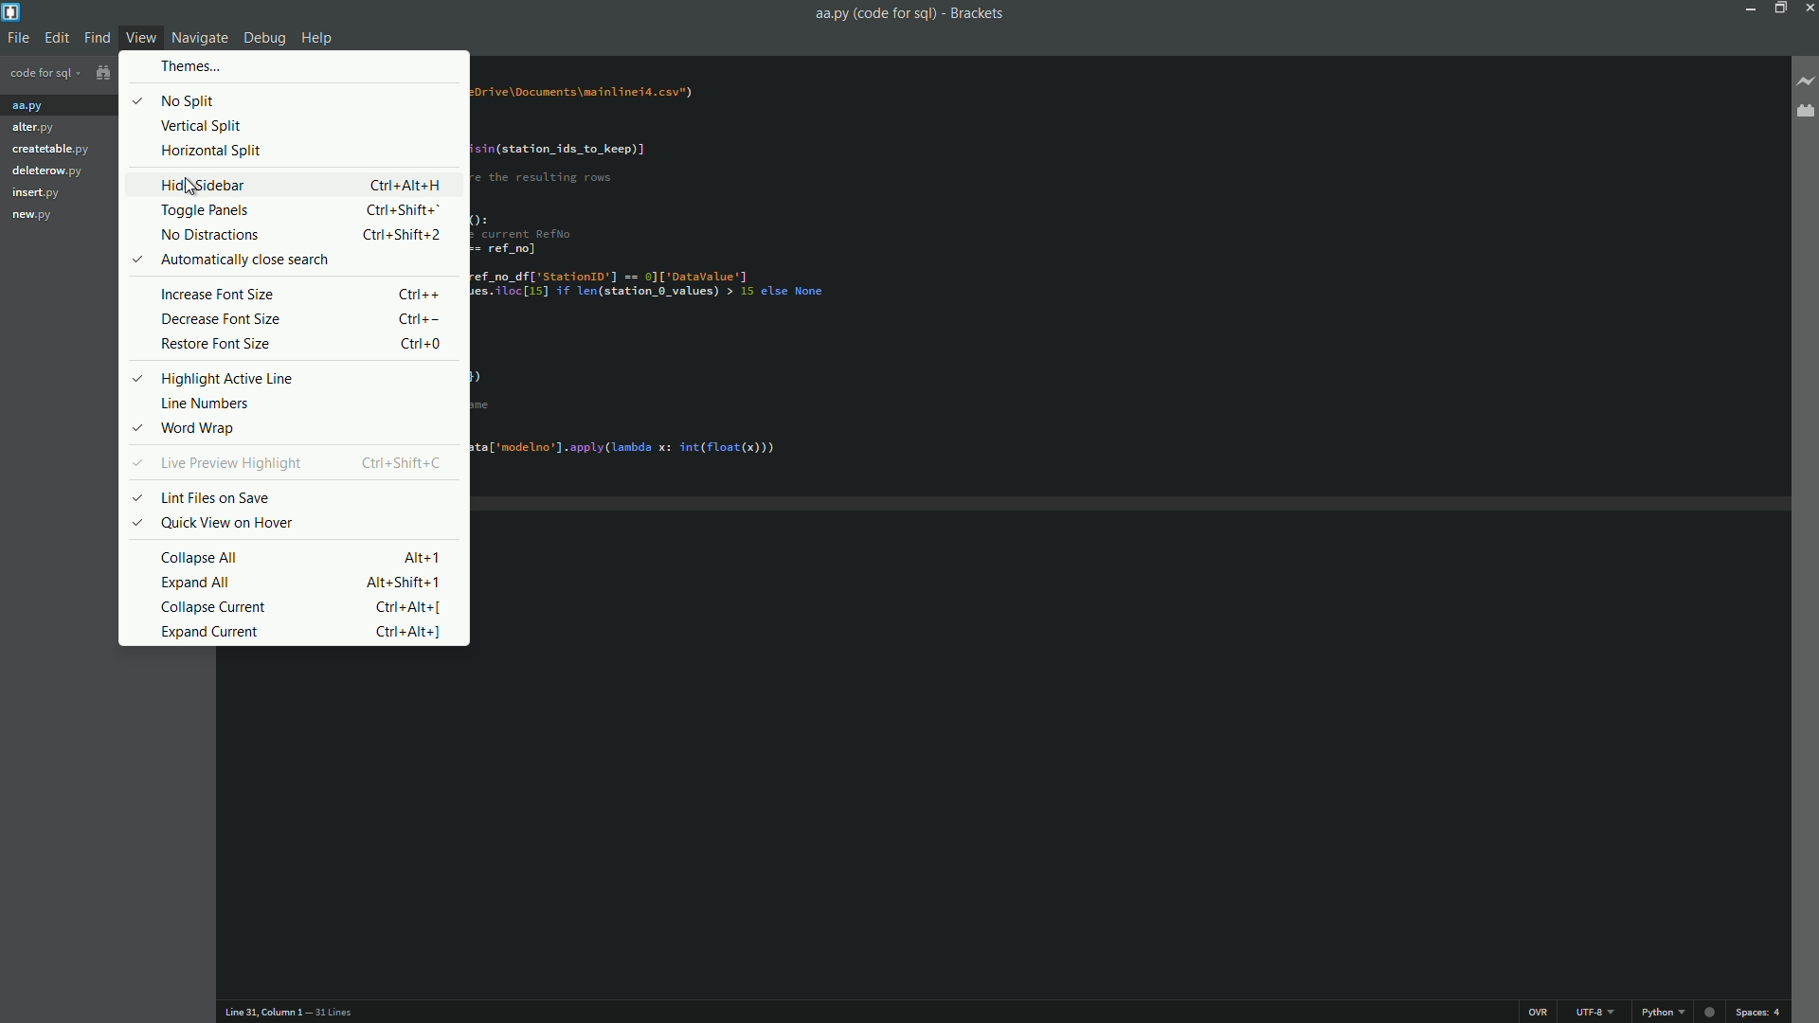 This screenshot has height=1023, width=1819. I want to click on help menu, so click(317, 38).